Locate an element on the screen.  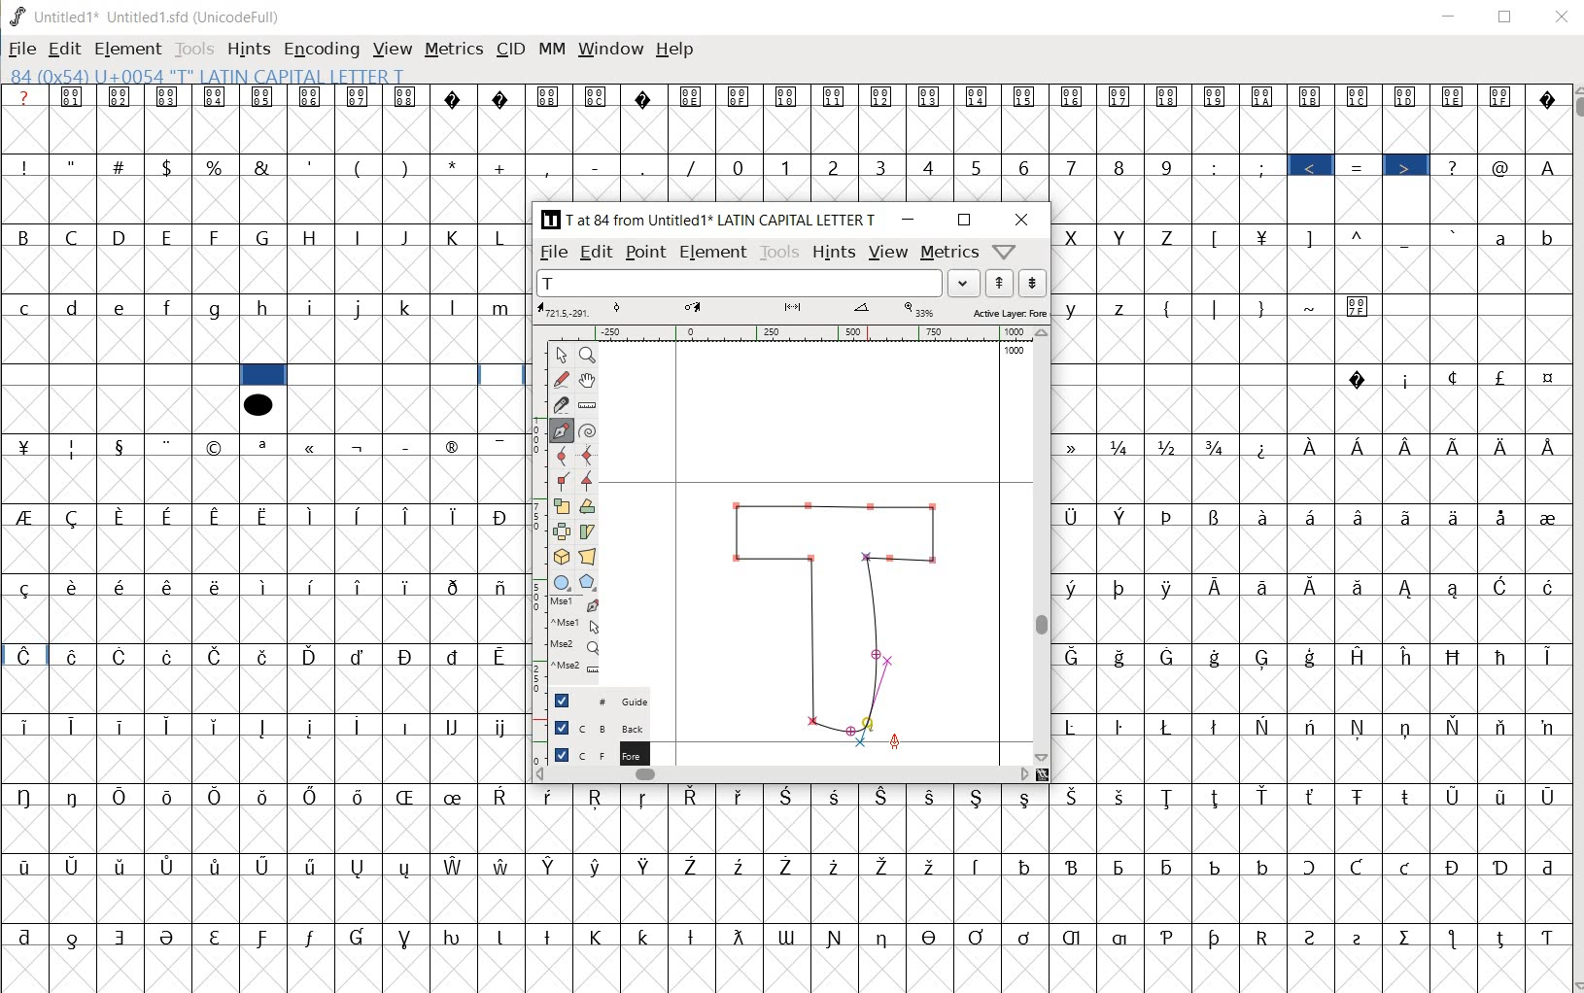
; is located at coordinates (1264, 167).